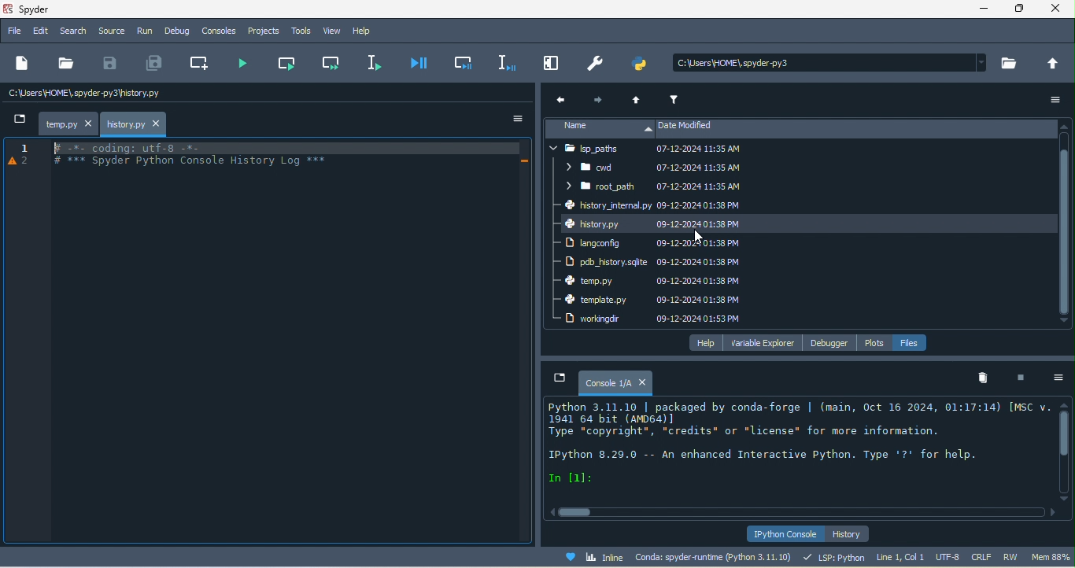  Describe the element at coordinates (984, 556) in the screenshot. I see `crlf` at that location.